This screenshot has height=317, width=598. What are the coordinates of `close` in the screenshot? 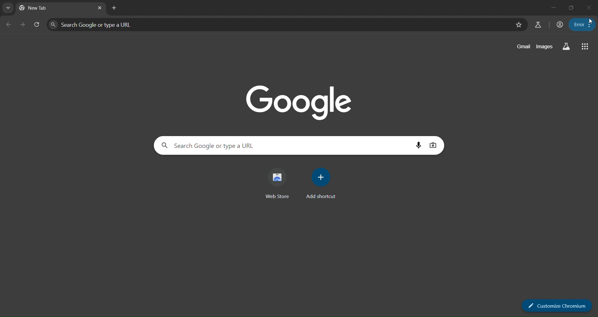 It's located at (590, 8).